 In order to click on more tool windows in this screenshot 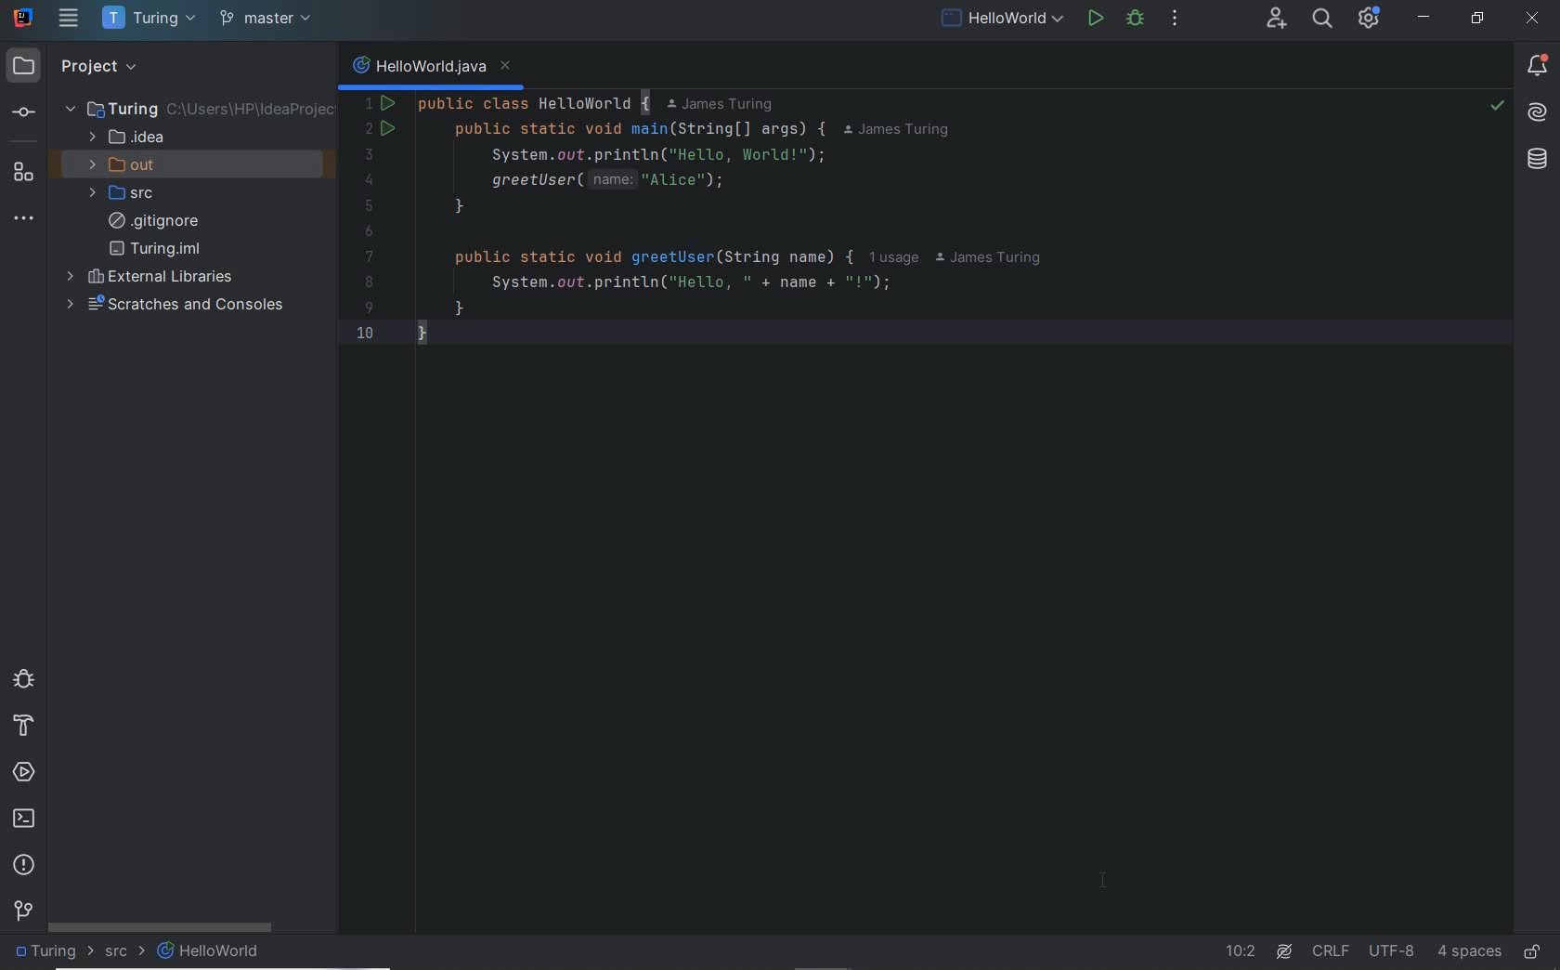, I will do `click(25, 219)`.